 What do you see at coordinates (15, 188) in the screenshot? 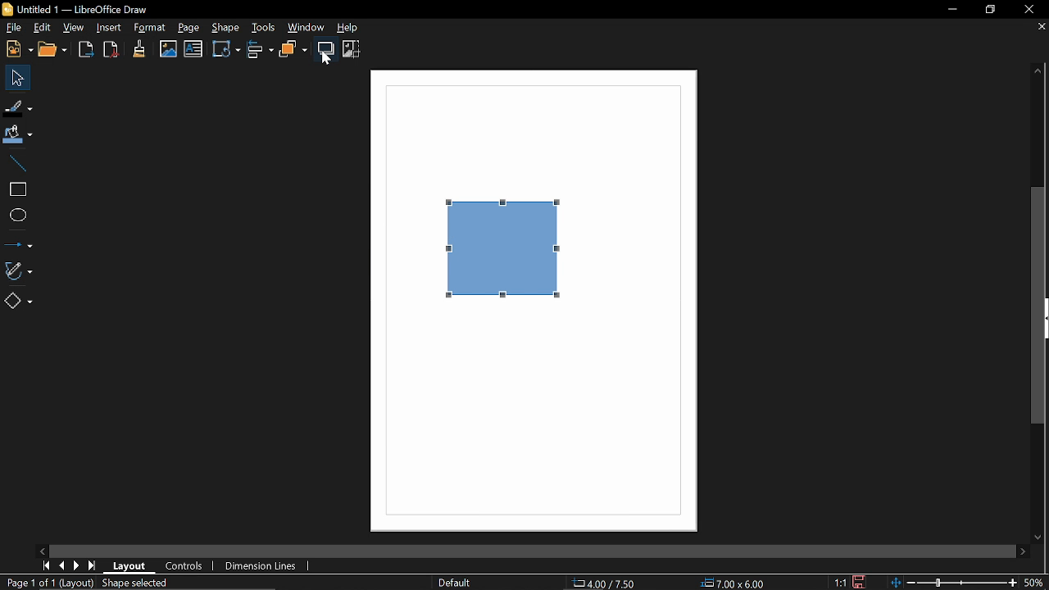
I see `Rectangle` at bounding box center [15, 188].